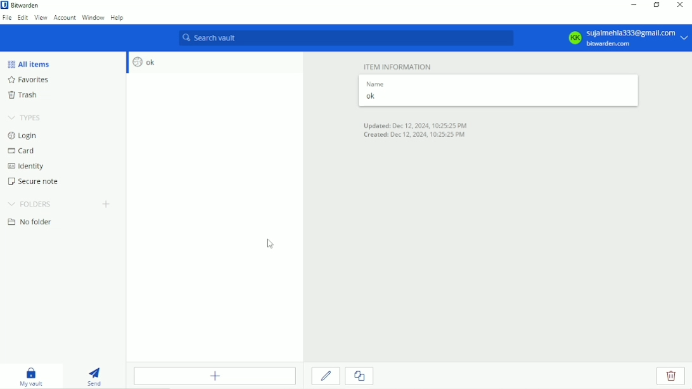 Image resolution: width=692 pixels, height=389 pixels. I want to click on Edit, so click(23, 17).